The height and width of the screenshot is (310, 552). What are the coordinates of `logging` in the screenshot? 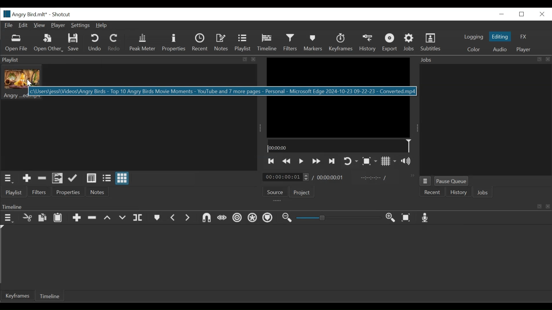 It's located at (474, 37).